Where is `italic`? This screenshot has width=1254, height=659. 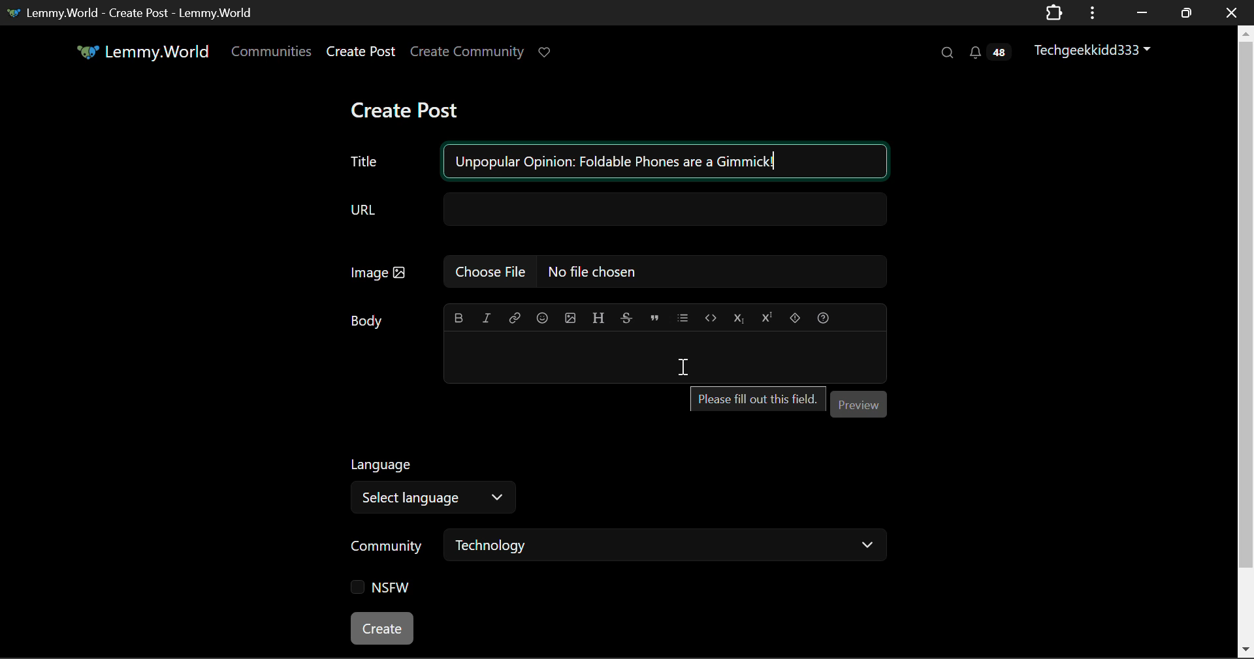
italic is located at coordinates (487, 317).